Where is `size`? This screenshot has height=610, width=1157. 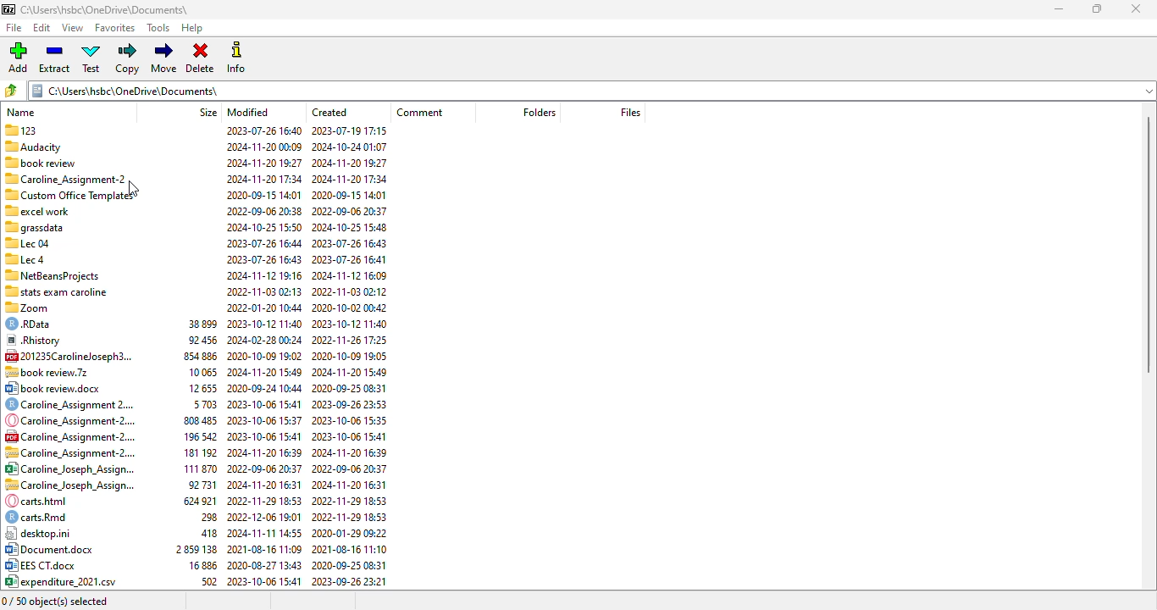
size is located at coordinates (208, 113).